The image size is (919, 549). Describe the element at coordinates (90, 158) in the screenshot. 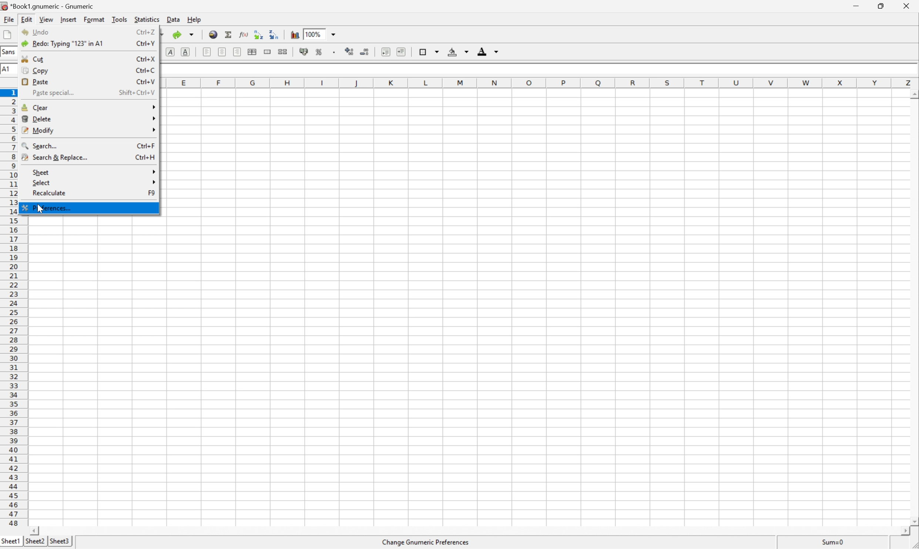

I see `search & replace  ctrl+h` at that location.